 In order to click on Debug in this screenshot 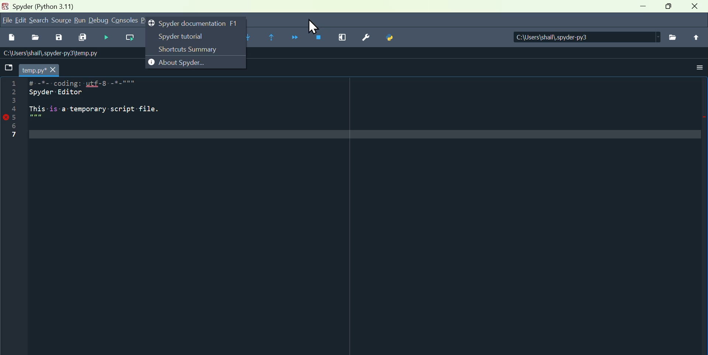, I will do `click(99, 20)`.